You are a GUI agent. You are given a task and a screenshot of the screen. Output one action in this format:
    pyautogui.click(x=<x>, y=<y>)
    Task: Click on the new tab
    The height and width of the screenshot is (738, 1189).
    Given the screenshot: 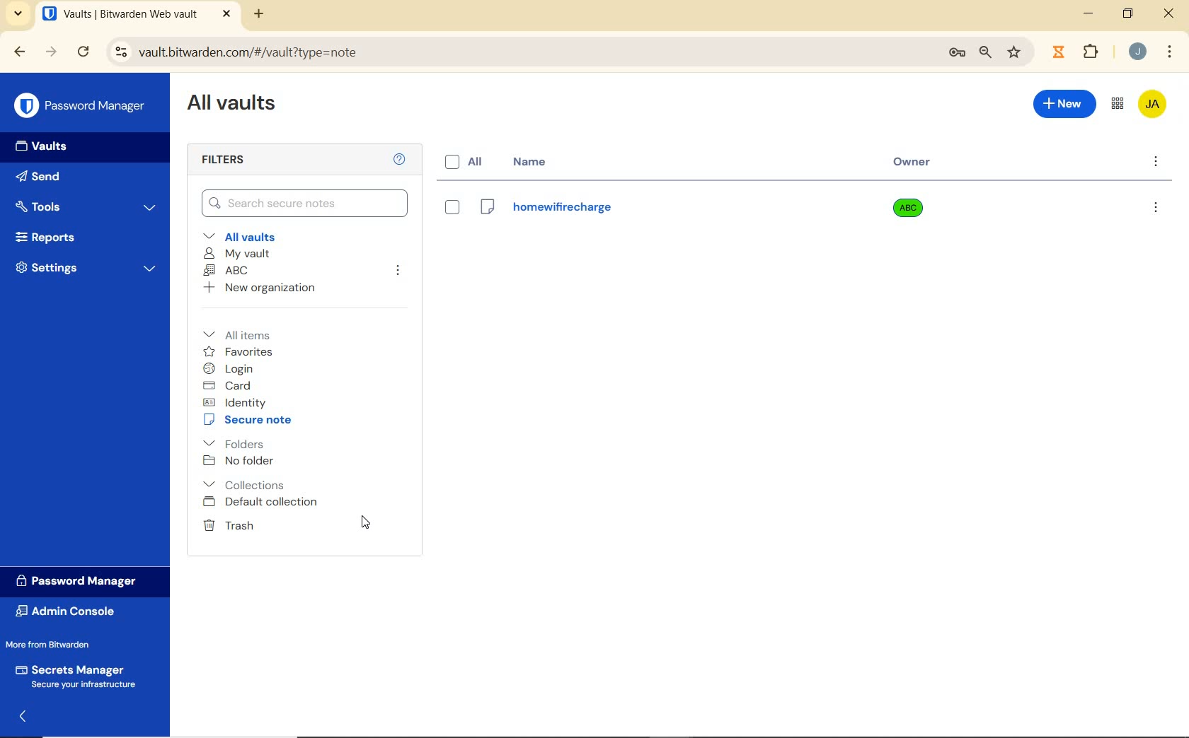 What is the action you would take?
    pyautogui.click(x=260, y=16)
    